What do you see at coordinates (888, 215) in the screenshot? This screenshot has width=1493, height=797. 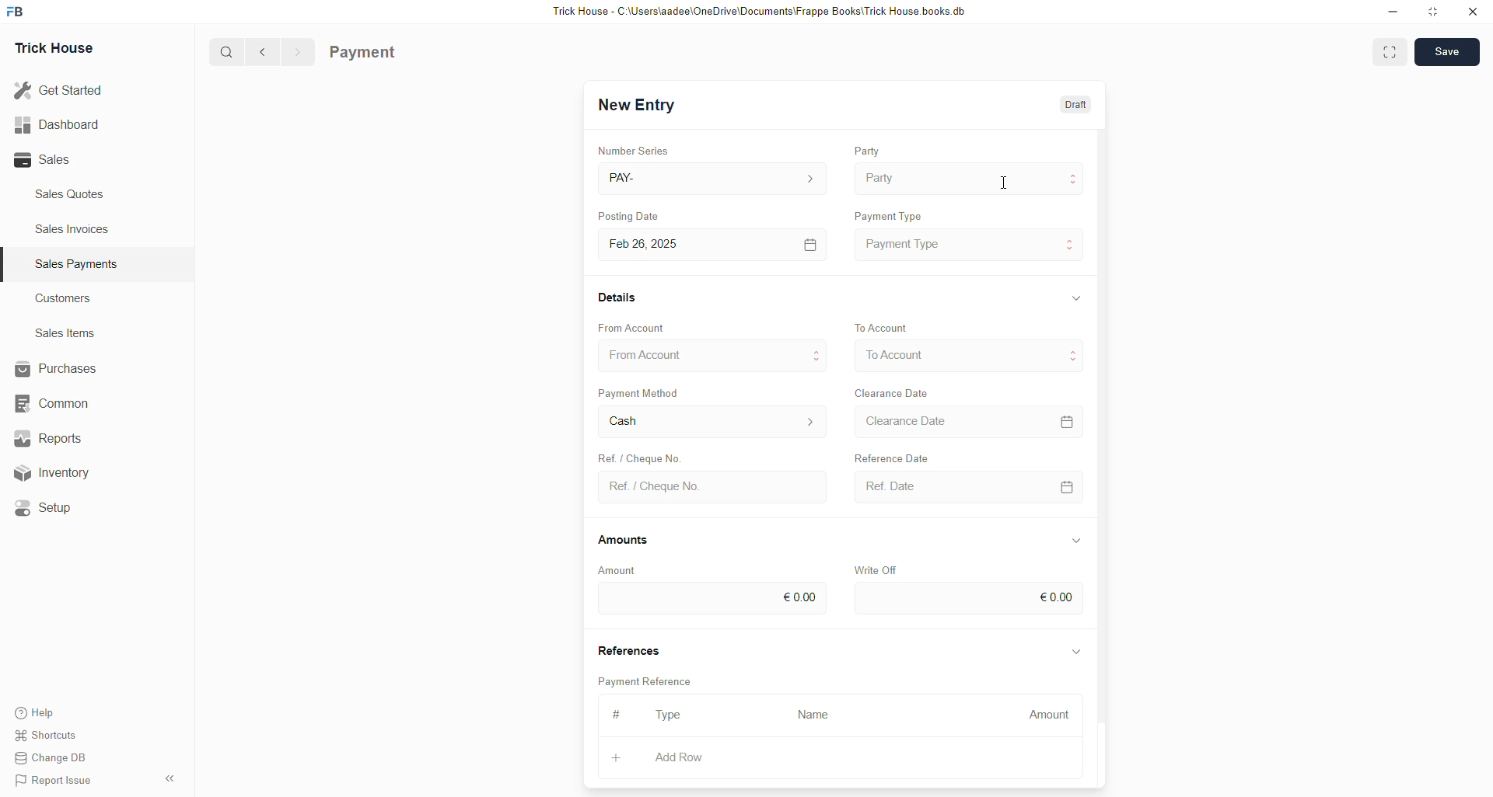 I see `Payment Type` at bounding box center [888, 215].